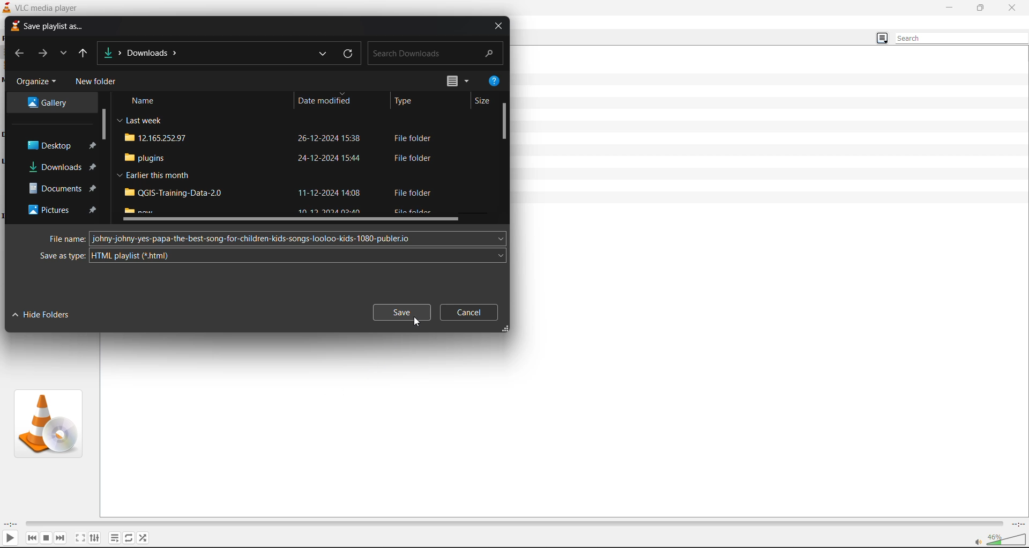 This screenshot has width=1029, height=548. What do you see at coordinates (948, 7) in the screenshot?
I see `minimize` at bounding box center [948, 7].